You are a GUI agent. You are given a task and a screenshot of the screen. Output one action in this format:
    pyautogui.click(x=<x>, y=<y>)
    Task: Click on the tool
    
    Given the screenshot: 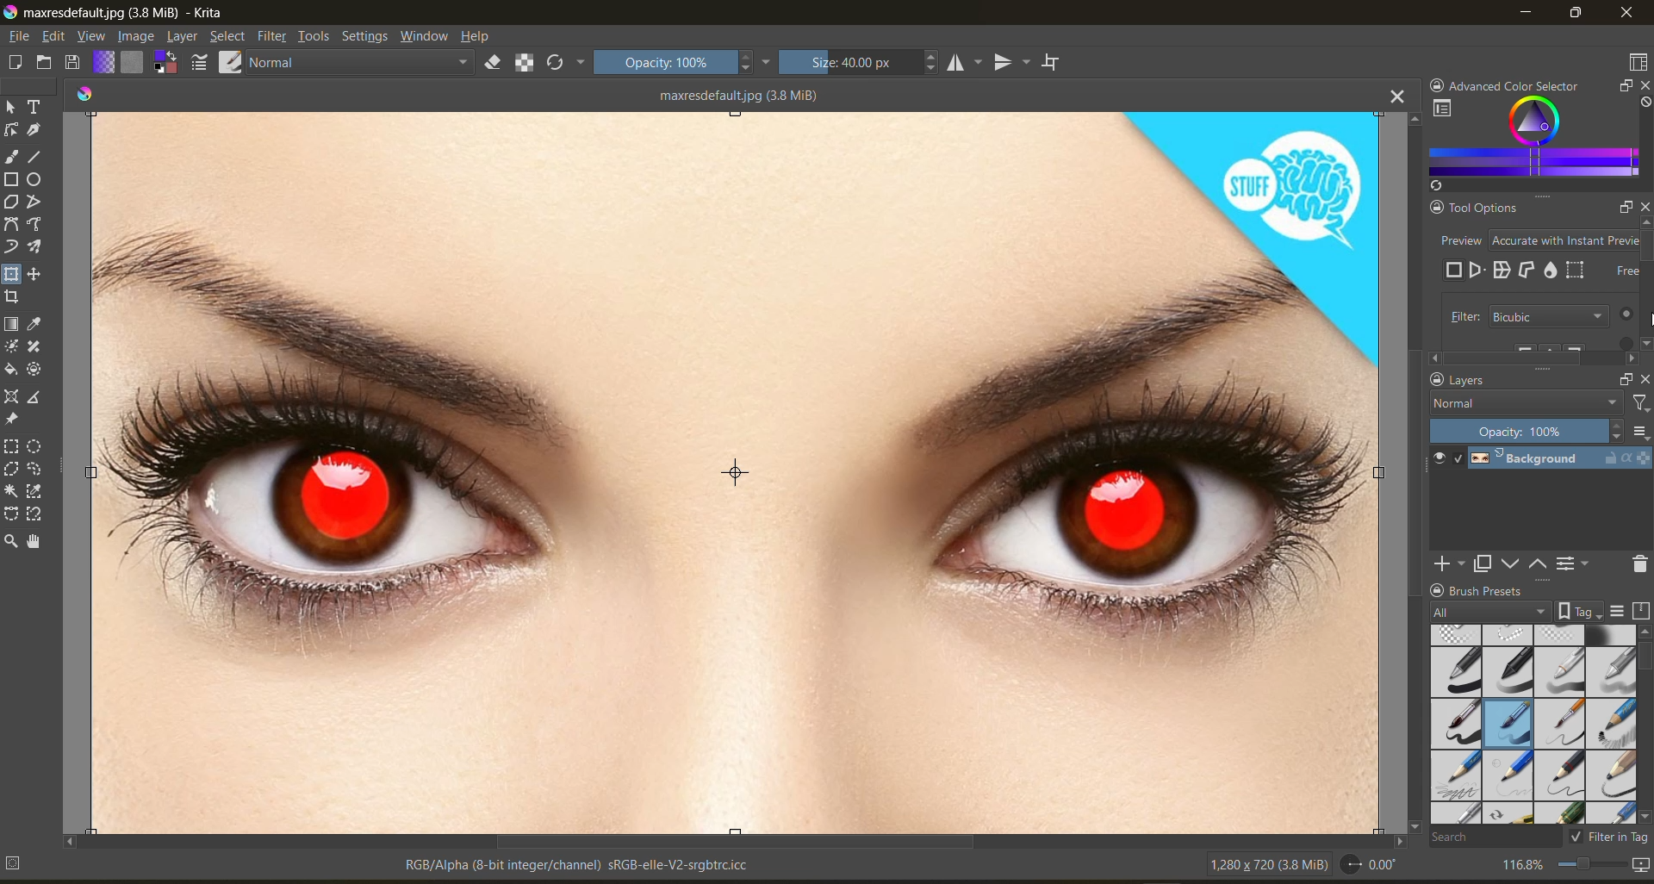 What is the action you would take?
    pyautogui.click(x=36, y=105)
    